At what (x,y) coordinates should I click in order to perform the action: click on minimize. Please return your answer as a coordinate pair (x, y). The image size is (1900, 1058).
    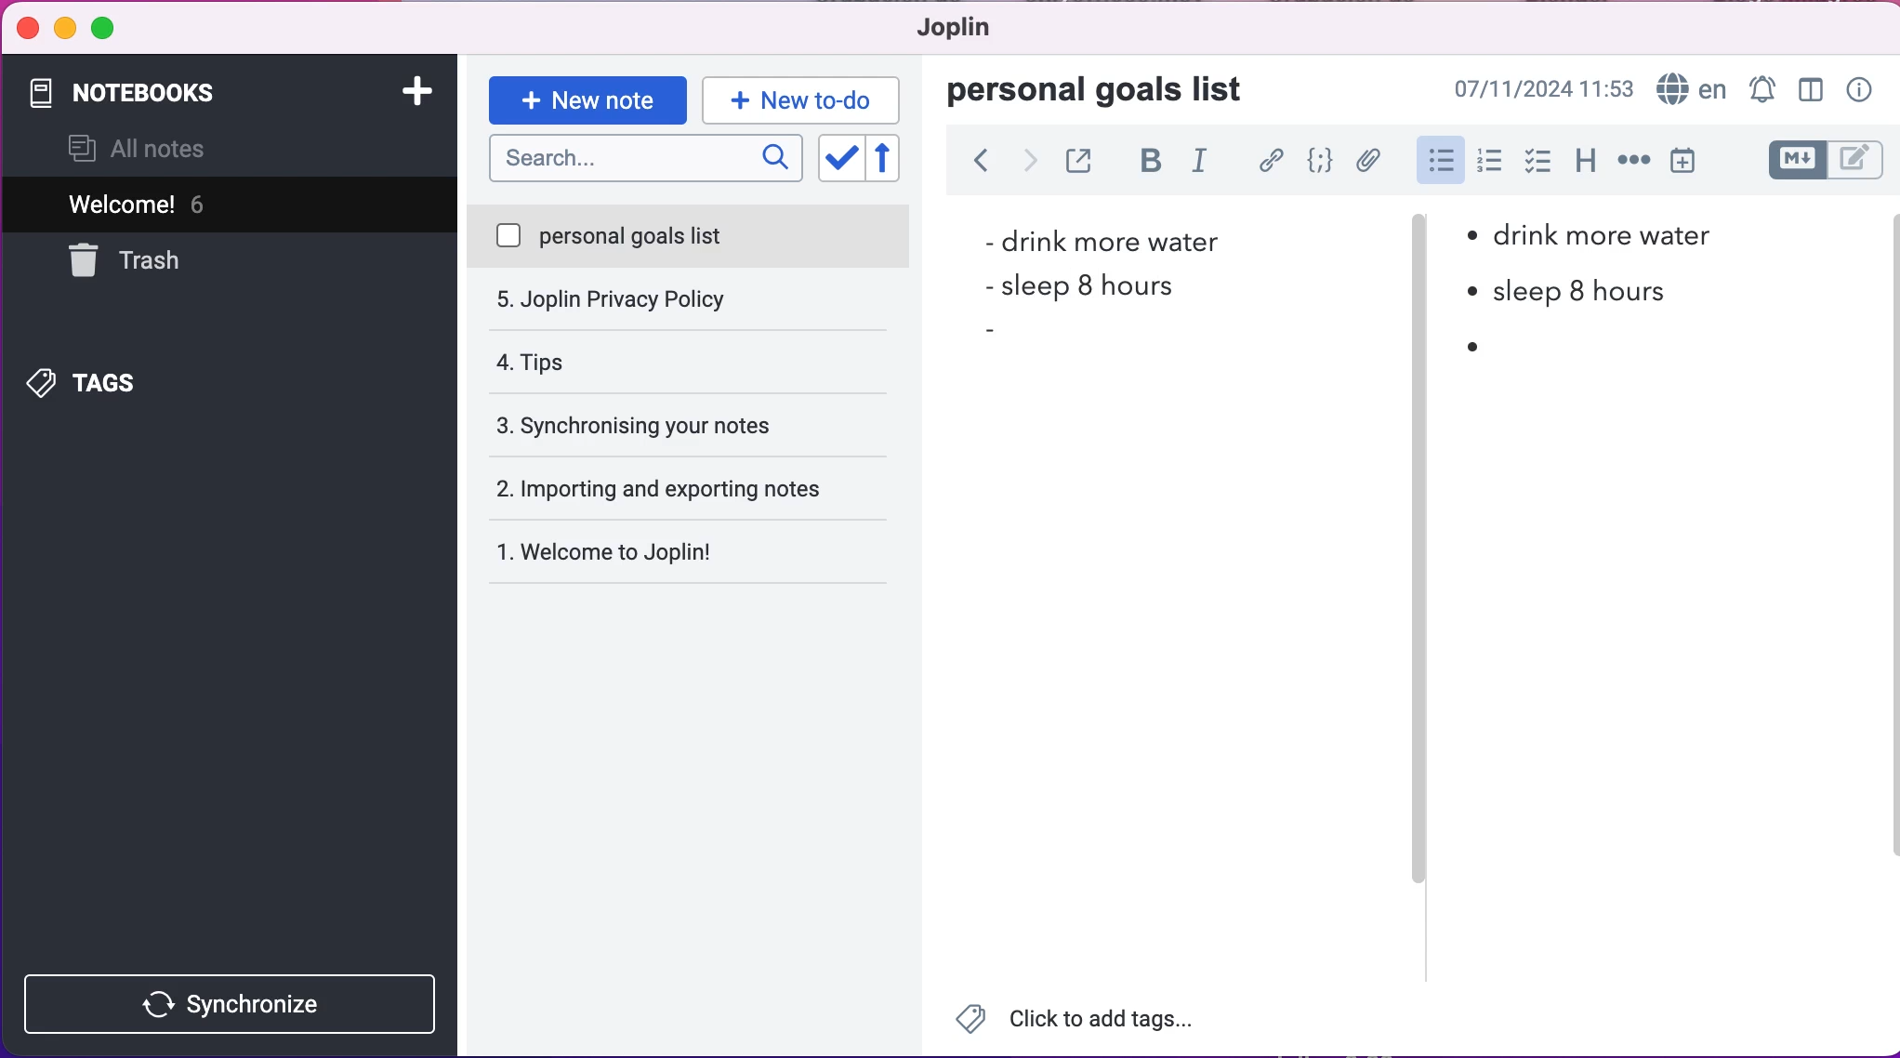
    Looking at the image, I should click on (64, 29).